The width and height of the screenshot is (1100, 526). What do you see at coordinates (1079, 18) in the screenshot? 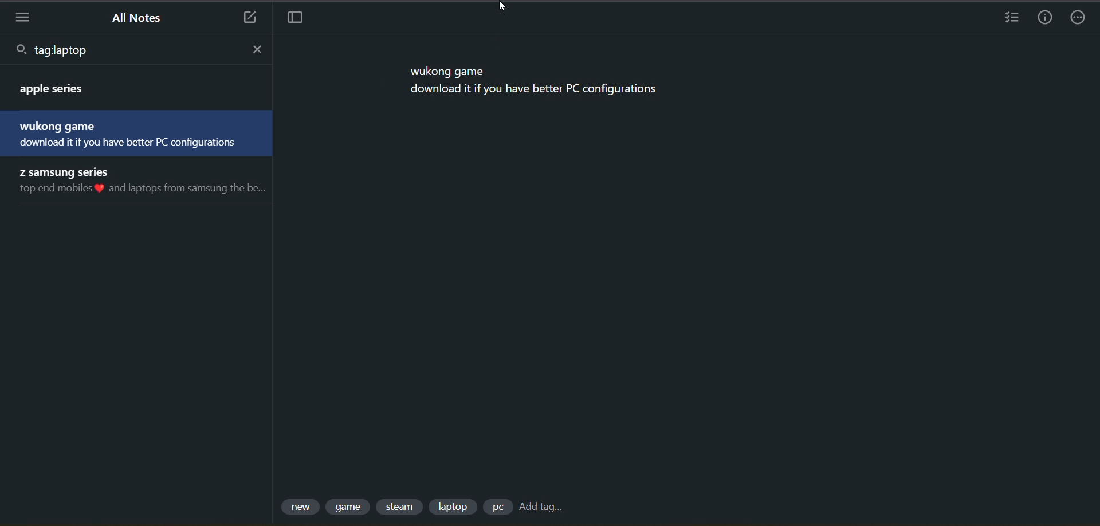
I see `actions` at bounding box center [1079, 18].